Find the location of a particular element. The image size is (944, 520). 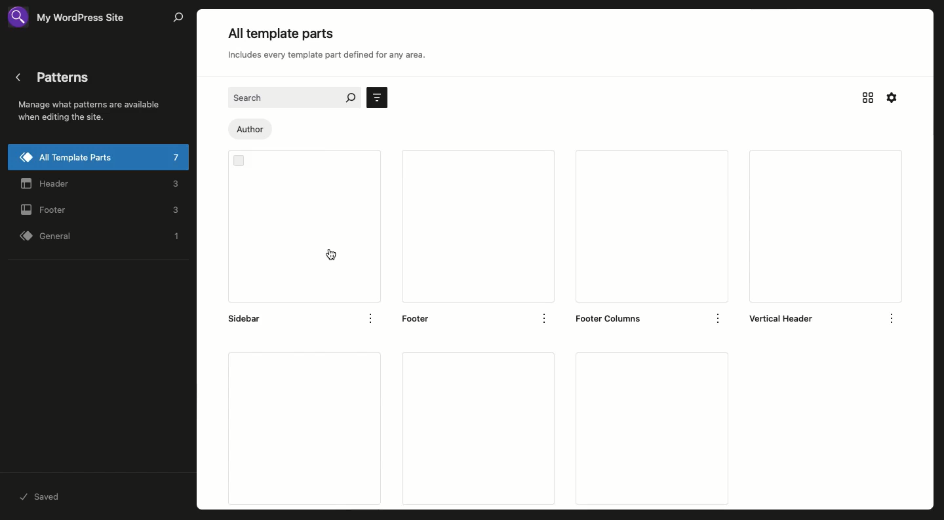

General  is located at coordinates (103, 236).